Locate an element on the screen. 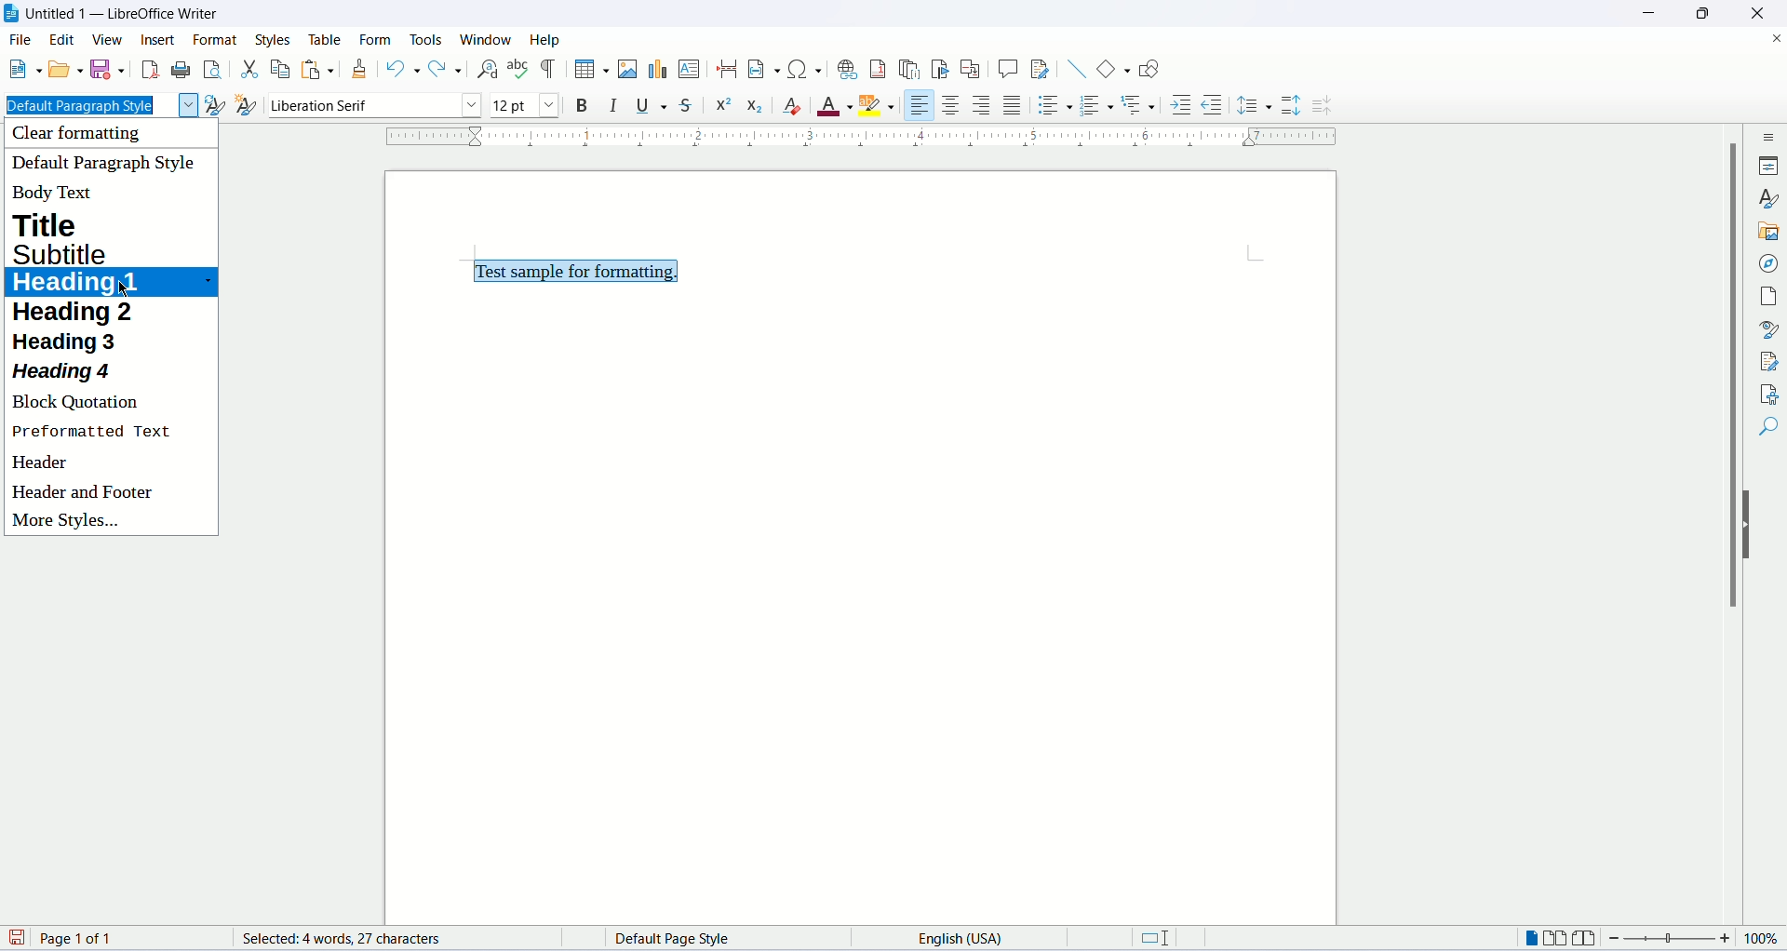  increase indent is located at coordinates (1180, 107).